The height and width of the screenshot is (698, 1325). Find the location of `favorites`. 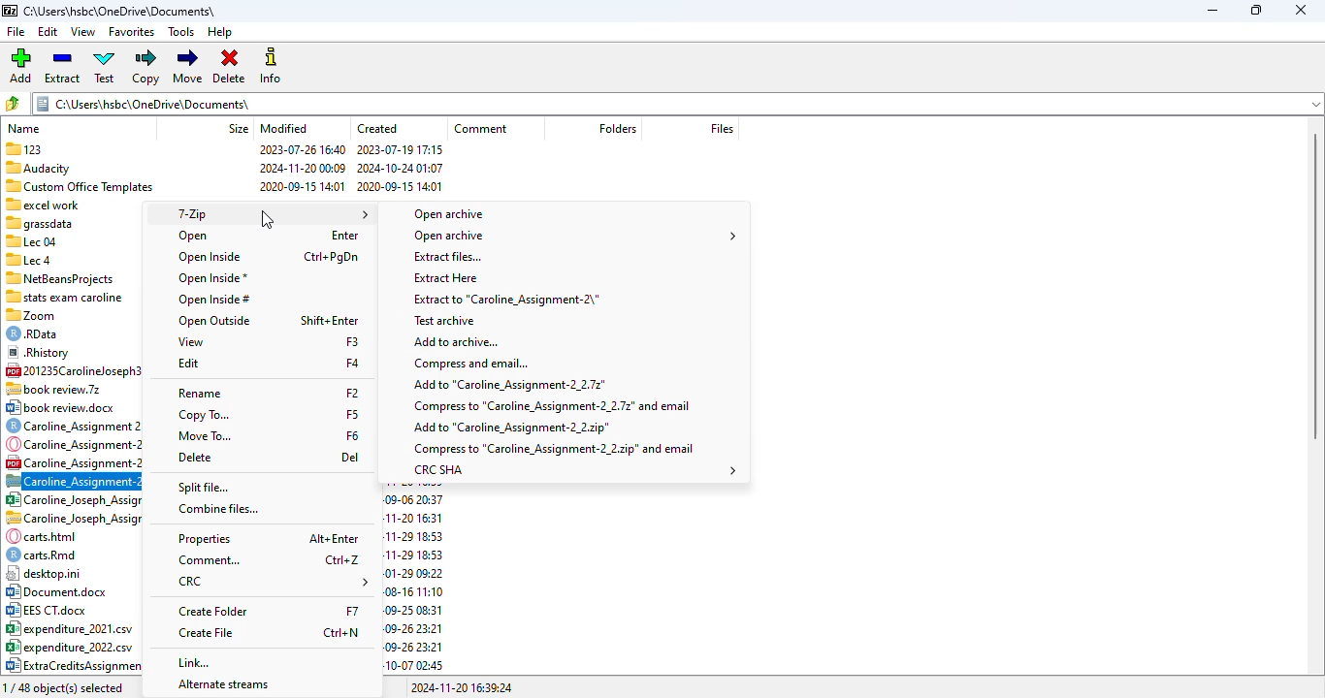

favorites is located at coordinates (132, 33).